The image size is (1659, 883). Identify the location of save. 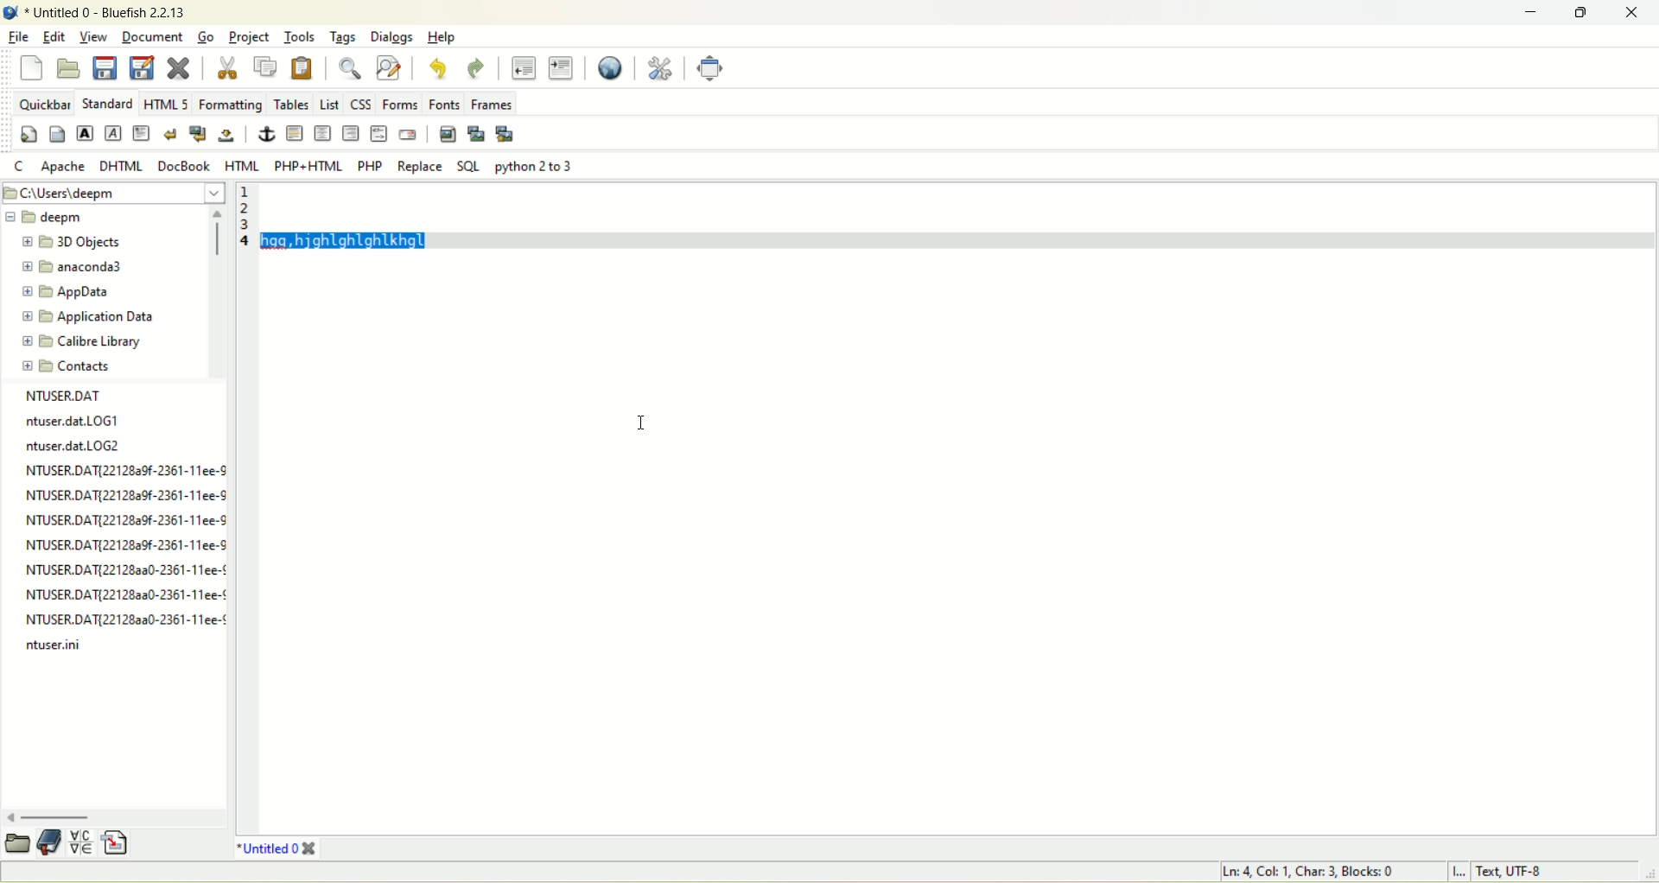
(105, 67).